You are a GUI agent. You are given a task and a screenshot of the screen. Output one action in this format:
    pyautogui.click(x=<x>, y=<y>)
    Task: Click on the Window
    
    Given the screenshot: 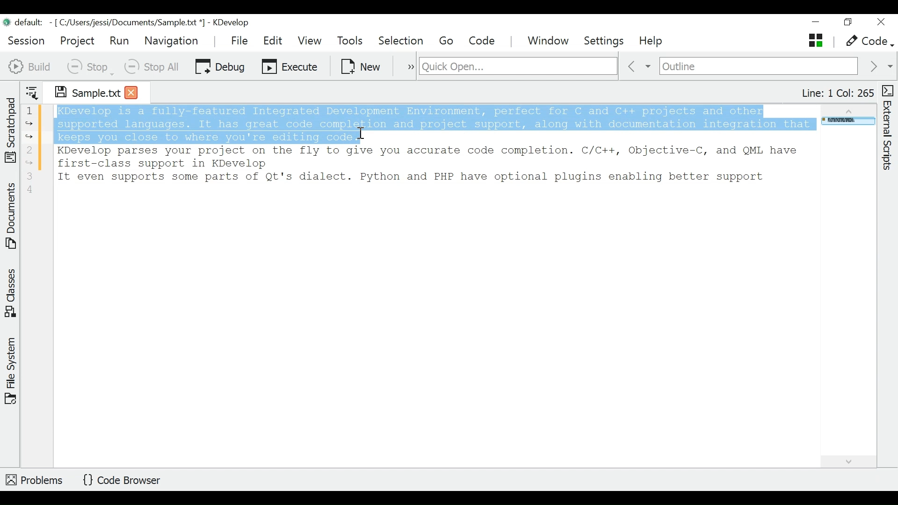 What is the action you would take?
    pyautogui.click(x=550, y=42)
    